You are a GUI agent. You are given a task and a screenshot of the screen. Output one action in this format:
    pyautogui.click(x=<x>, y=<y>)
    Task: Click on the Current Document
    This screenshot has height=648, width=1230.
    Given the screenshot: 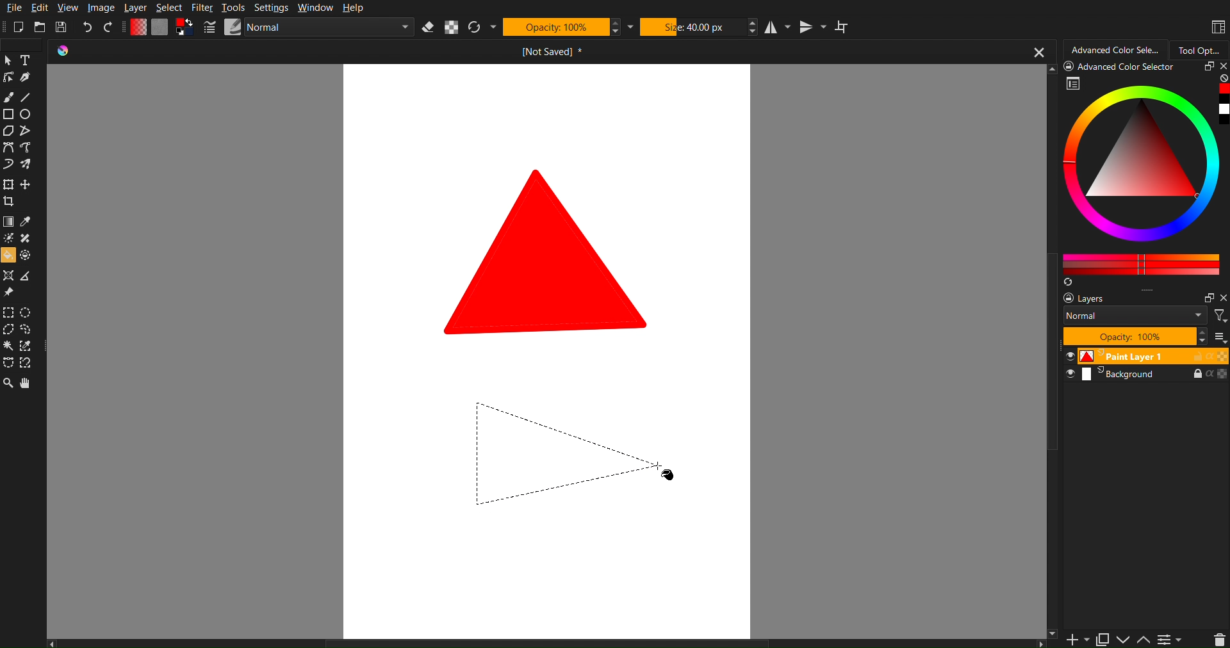 What is the action you would take?
    pyautogui.click(x=554, y=53)
    